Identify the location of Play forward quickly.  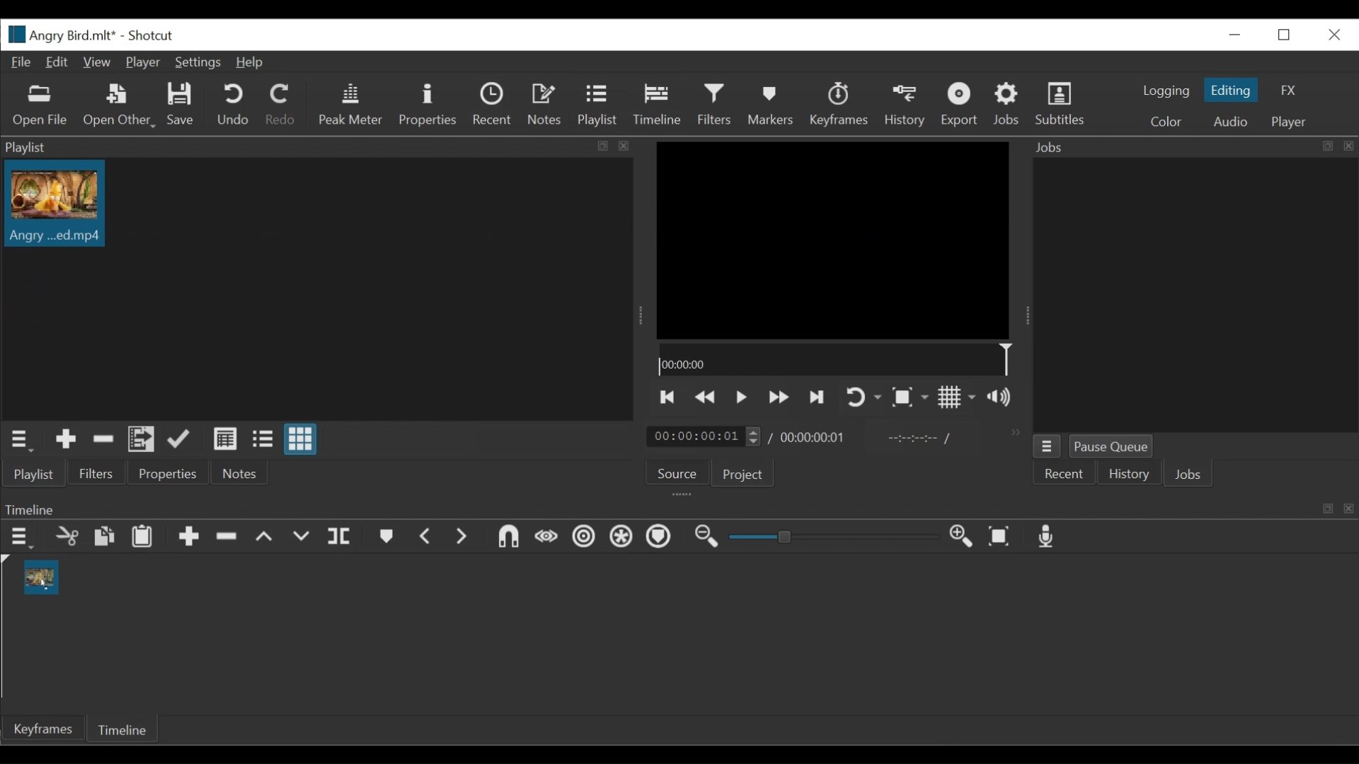
(776, 397).